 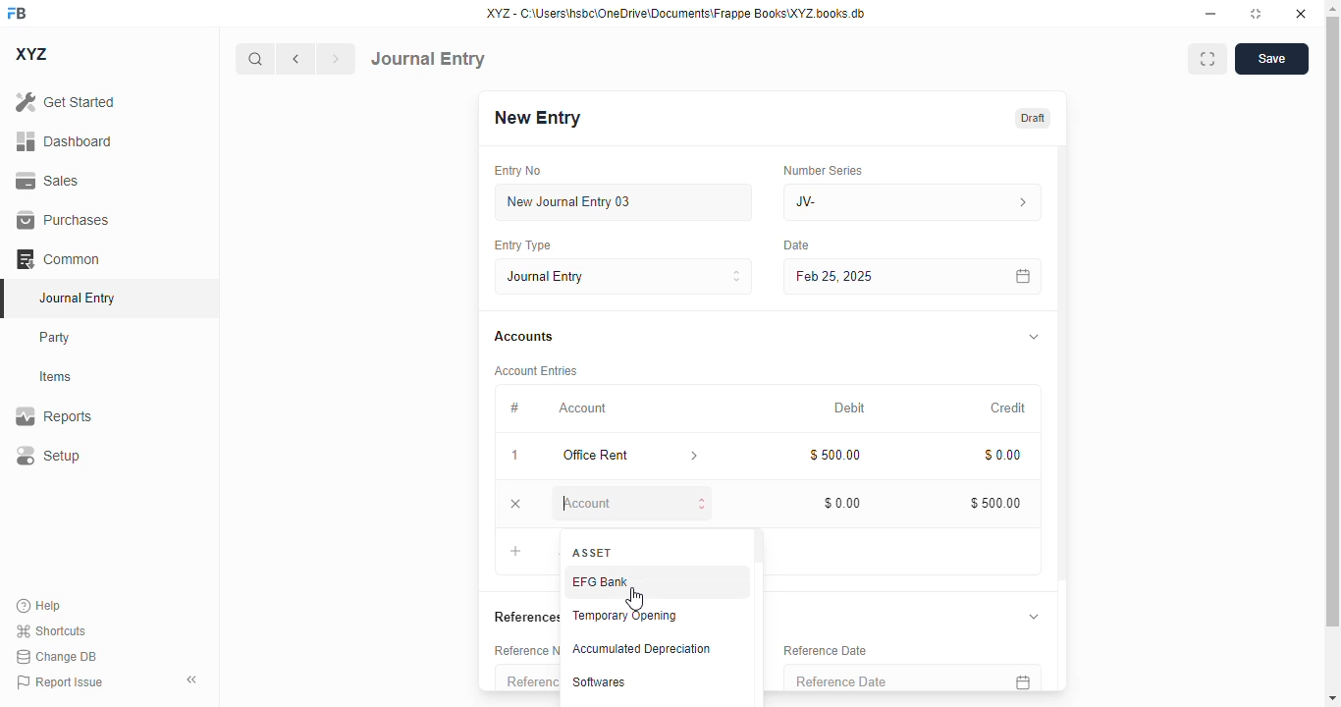 What do you see at coordinates (50, 630) in the screenshot?
I see `shortcuts` at bounding box center [50, 630].